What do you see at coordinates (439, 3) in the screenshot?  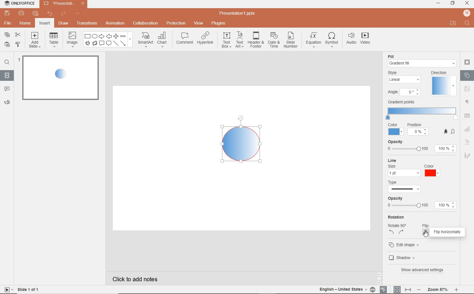 I see `minimize` at bounding box center [439, 3].